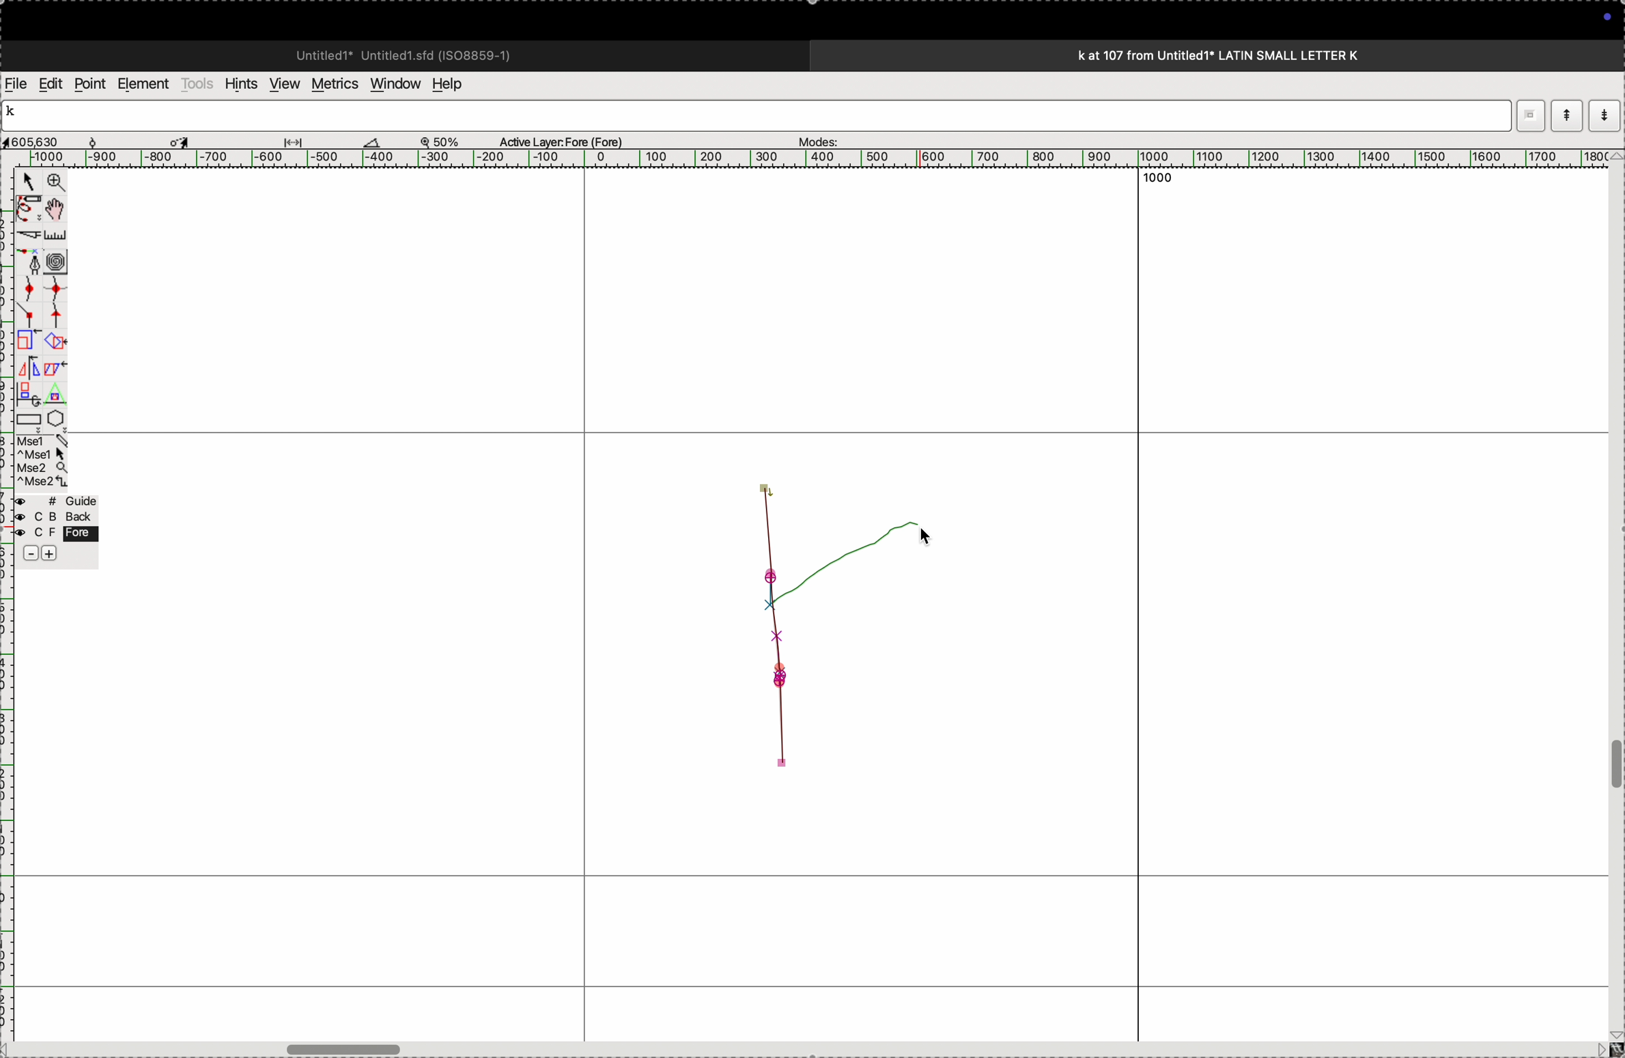 Image resolution: width=1625 pixels, height=1058 pixels. Describe the element at coordinates (815, 625) in the screenshot. I see `random lines` at that location.